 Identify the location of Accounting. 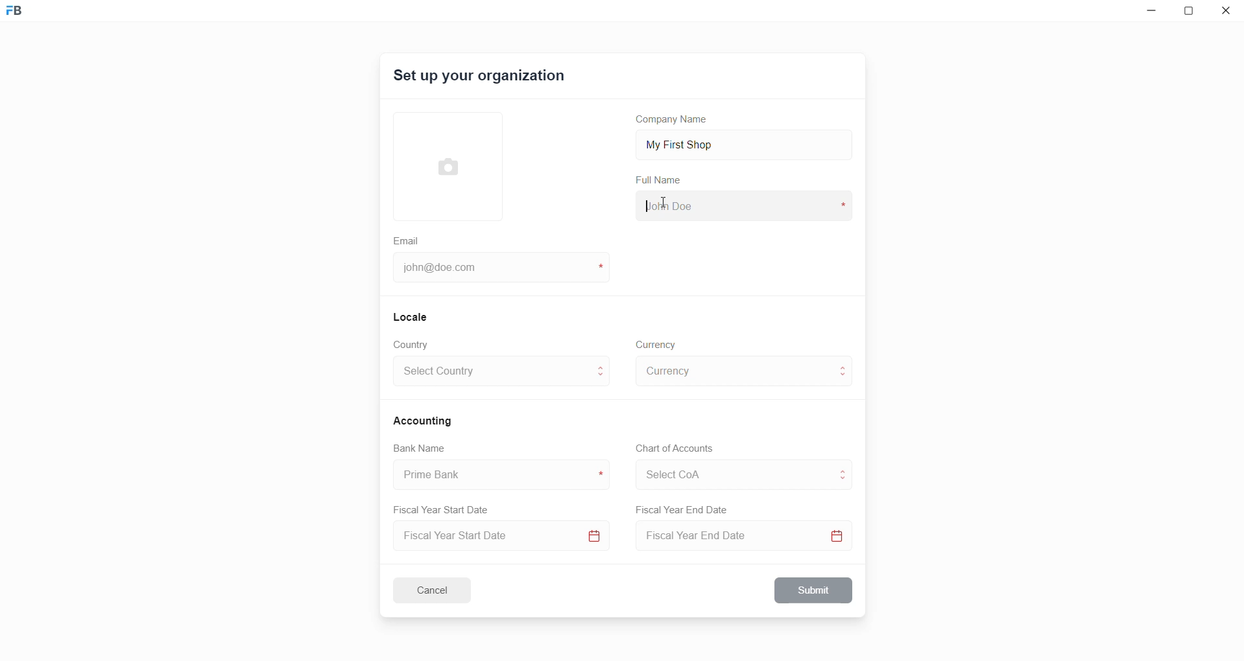
(425, 420).